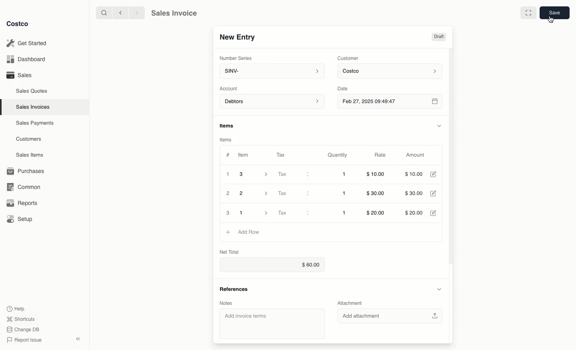  I want to click on 1, so click(345, 175).